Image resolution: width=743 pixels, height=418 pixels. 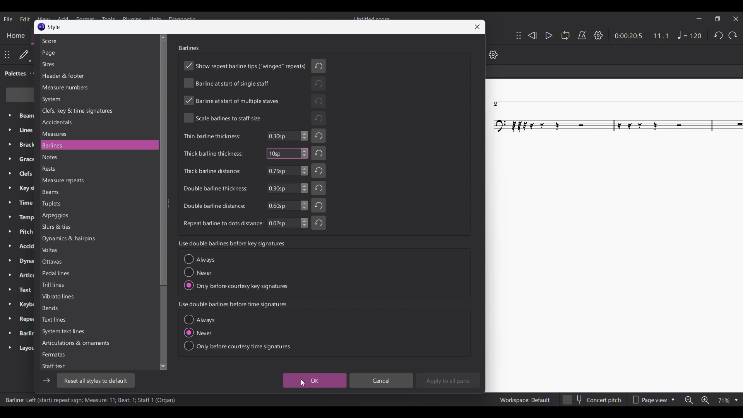 What do you see at coordinates (599, 35) in the screenshot?
I see `Settings` at bounding box center [599, 35].